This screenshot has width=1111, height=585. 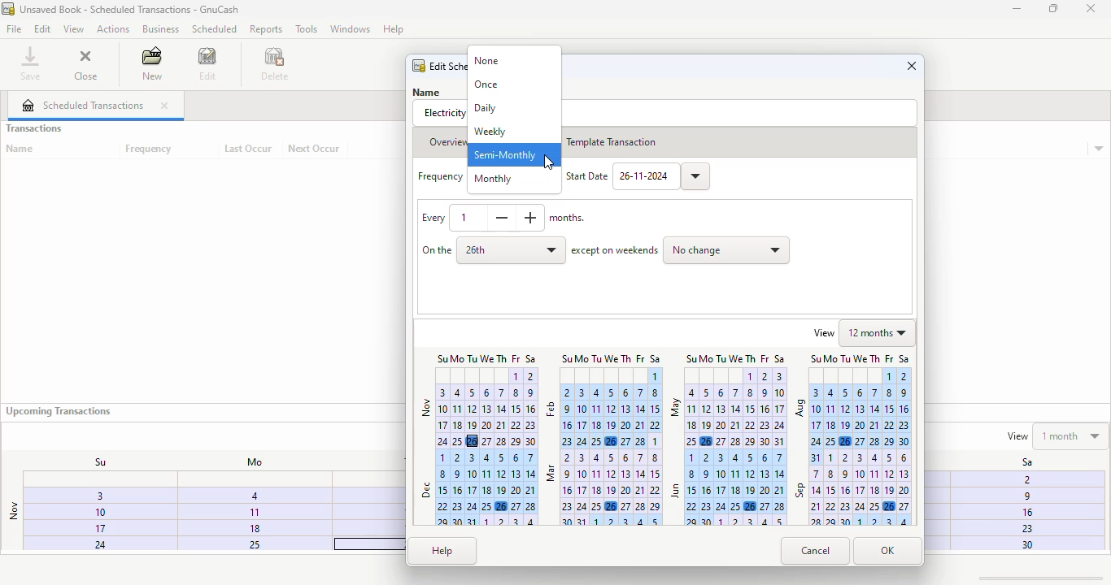 What do you see at coordinates (208, 63) in the screenshot?
I see `edit` at bounding box center [208, 63].